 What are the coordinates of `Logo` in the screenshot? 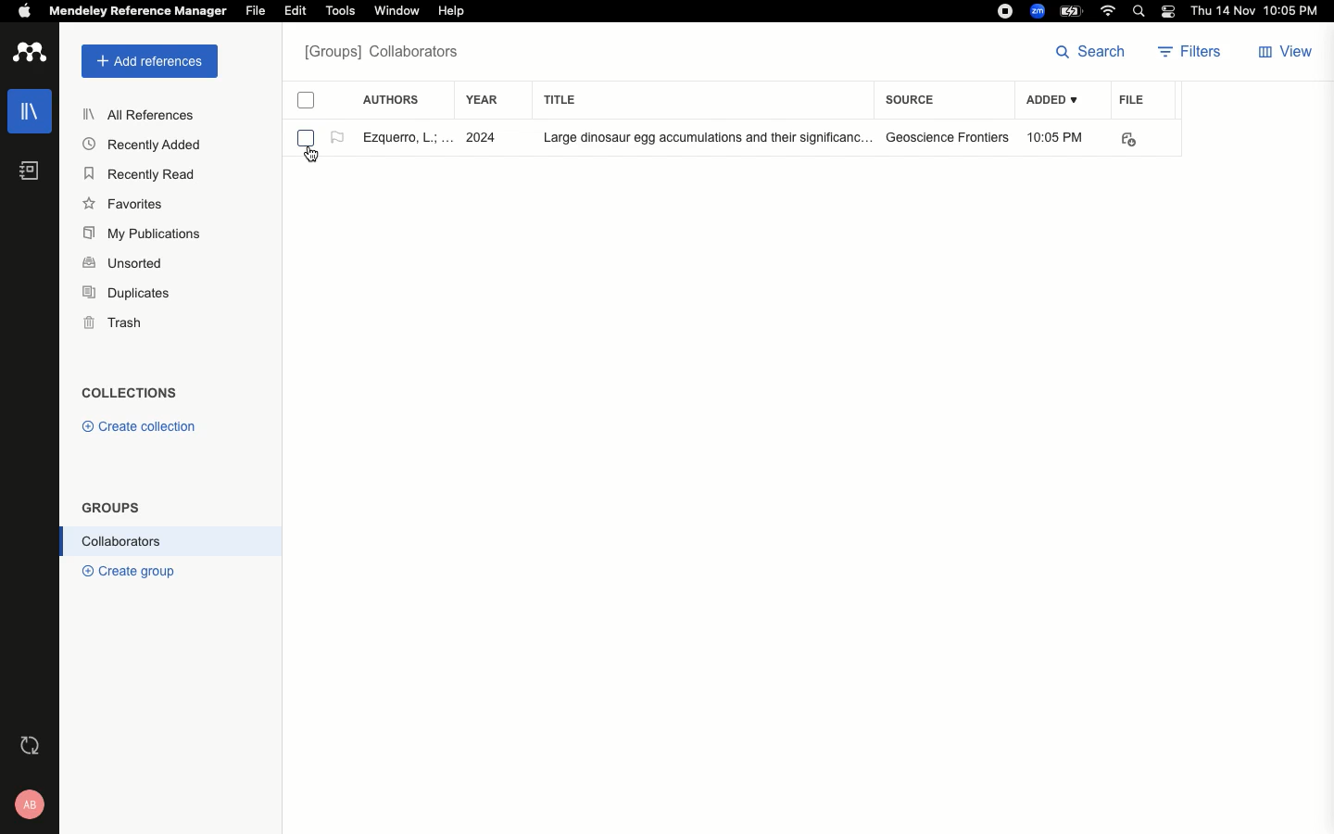 It's located at (31, 54).